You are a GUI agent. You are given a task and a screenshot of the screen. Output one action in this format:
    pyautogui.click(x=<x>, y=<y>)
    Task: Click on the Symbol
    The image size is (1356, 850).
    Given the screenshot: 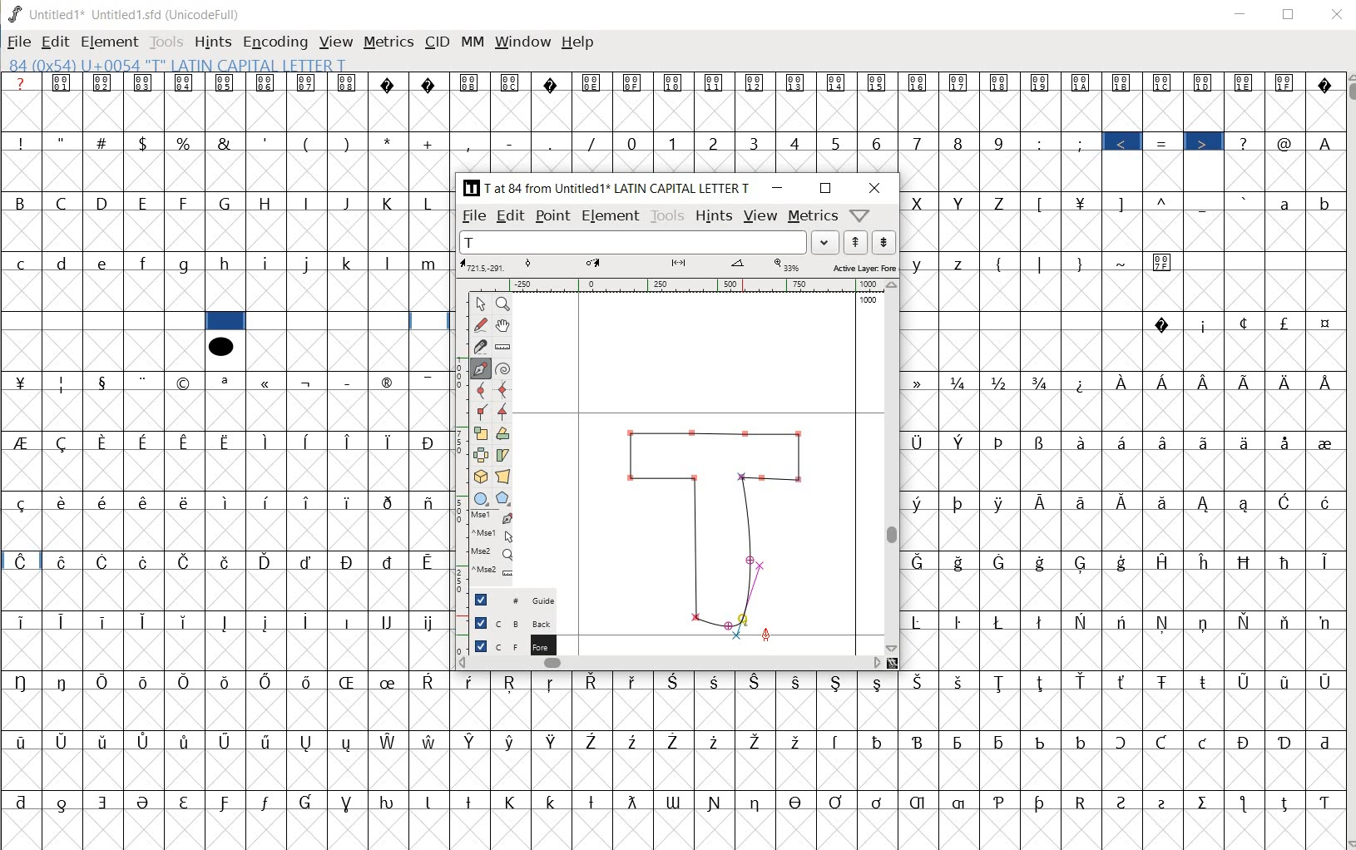 What is the action you would take?
    pyautogui.click(x=922, y=620)
    